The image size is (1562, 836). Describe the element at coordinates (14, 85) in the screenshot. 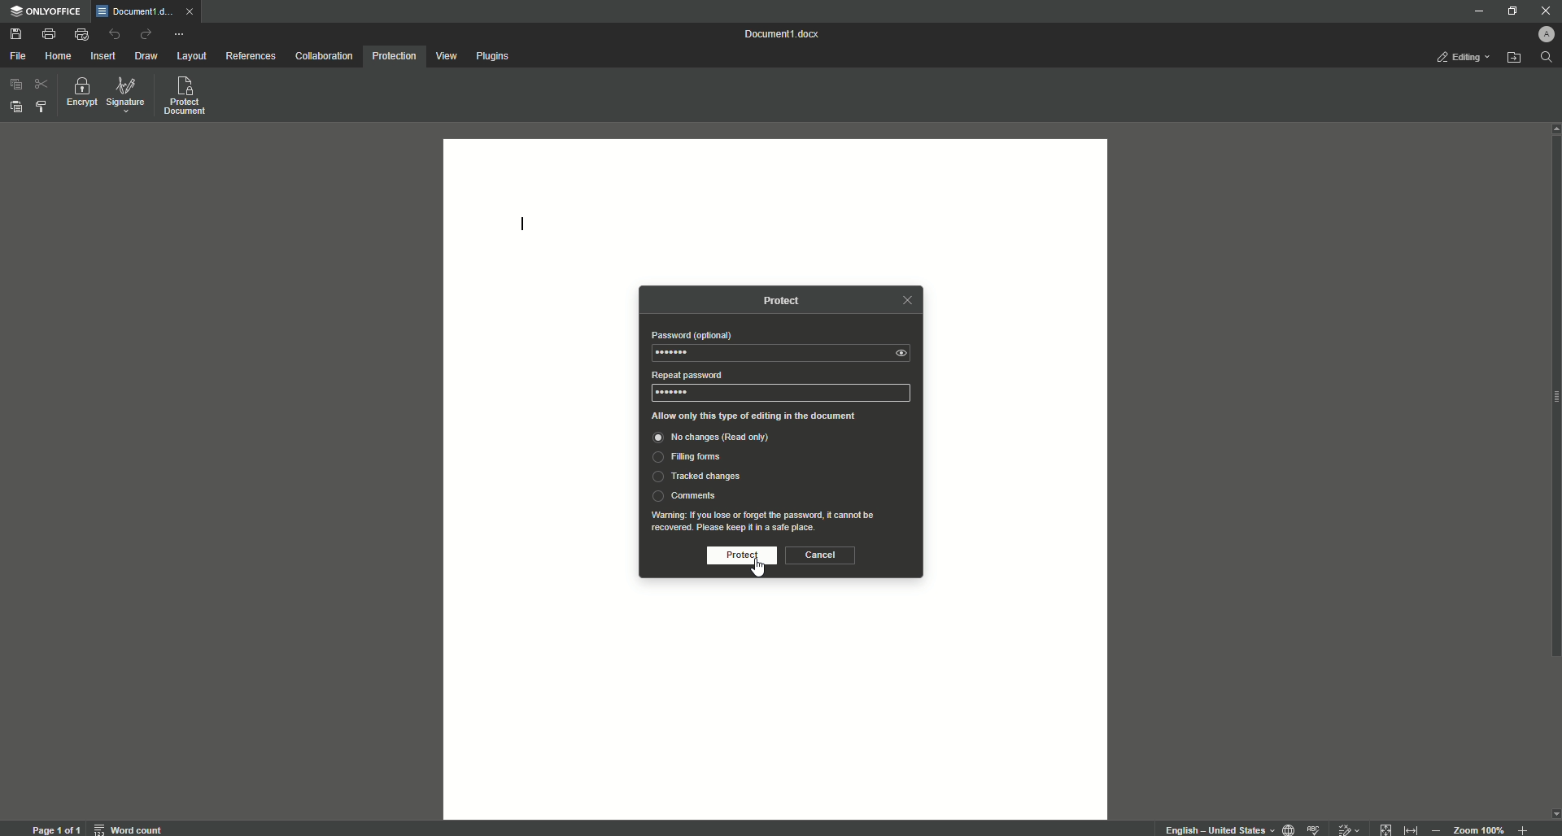

I see `Copy` at that location.